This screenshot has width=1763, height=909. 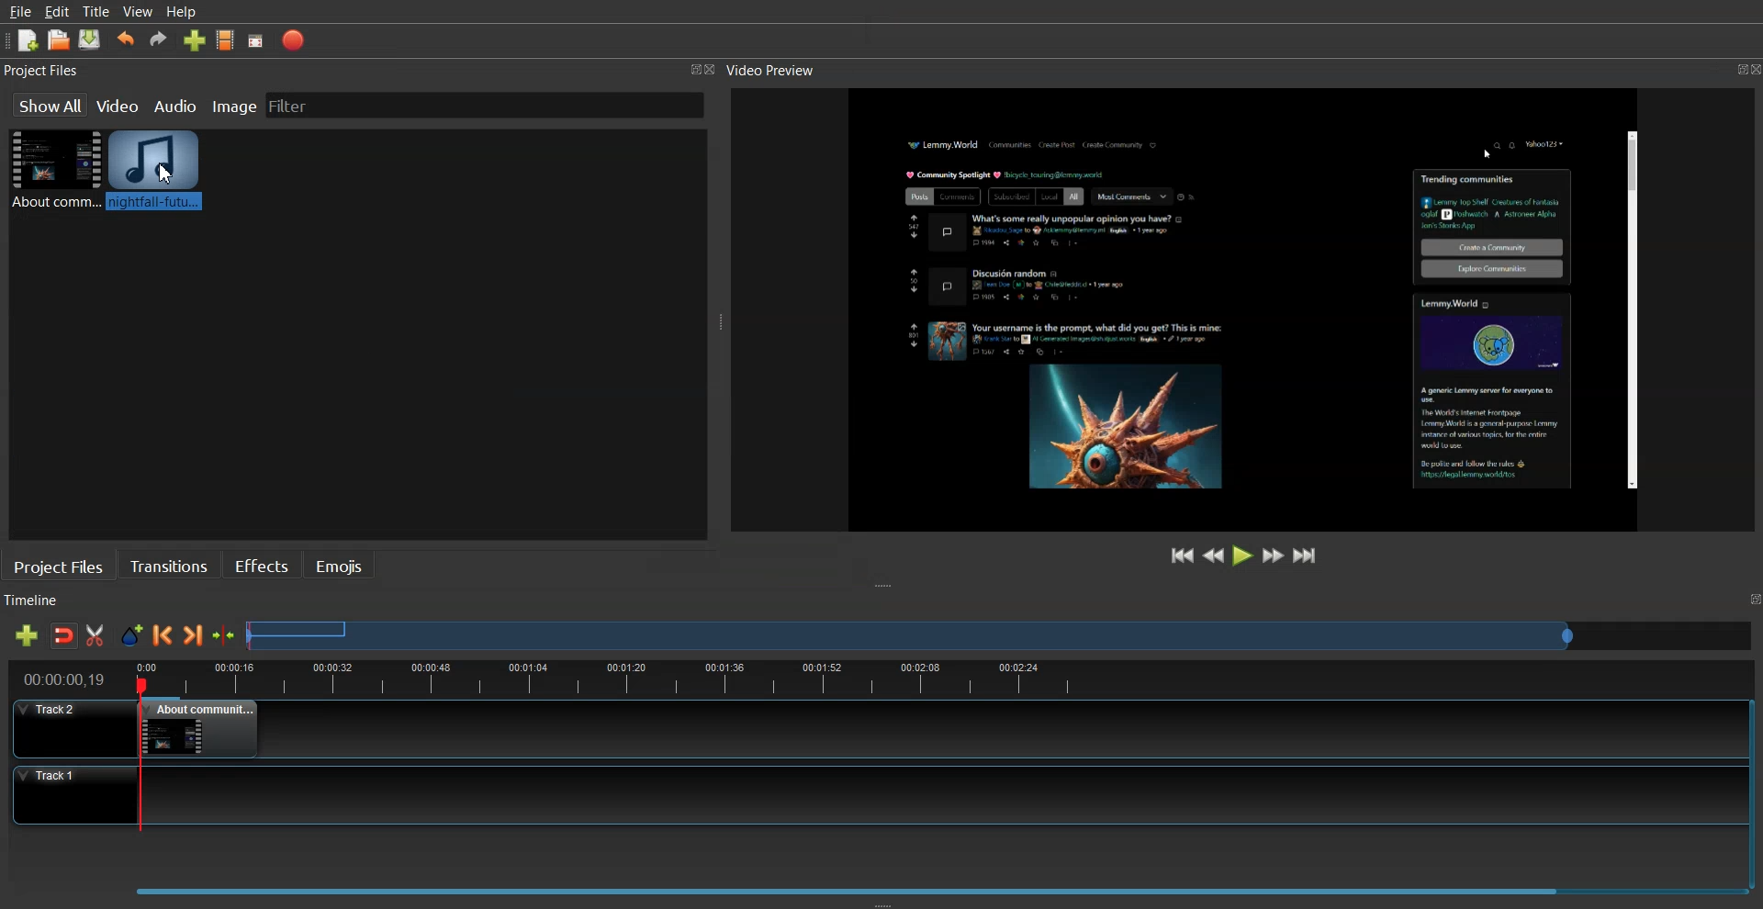 I want to click on Audio Clip added, so click(x=154, y=173).